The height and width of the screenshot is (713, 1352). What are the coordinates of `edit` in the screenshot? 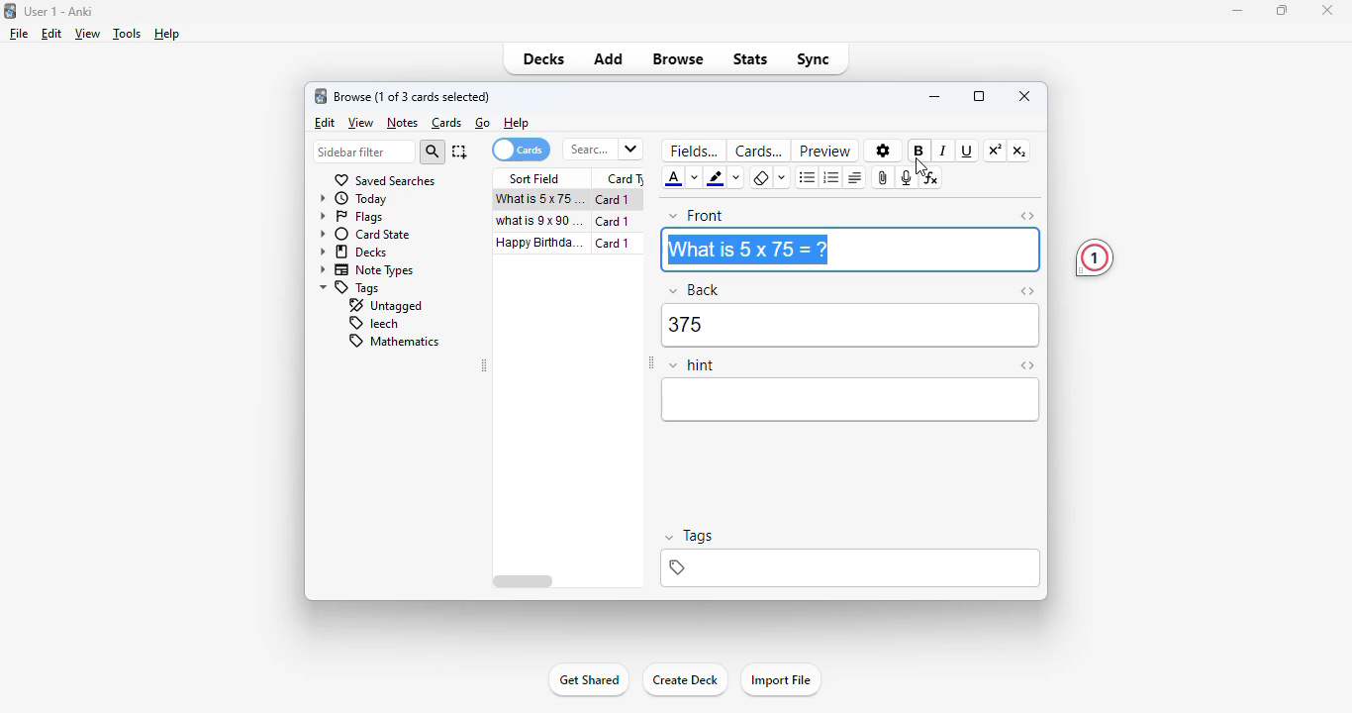 It's located at (325, 122).